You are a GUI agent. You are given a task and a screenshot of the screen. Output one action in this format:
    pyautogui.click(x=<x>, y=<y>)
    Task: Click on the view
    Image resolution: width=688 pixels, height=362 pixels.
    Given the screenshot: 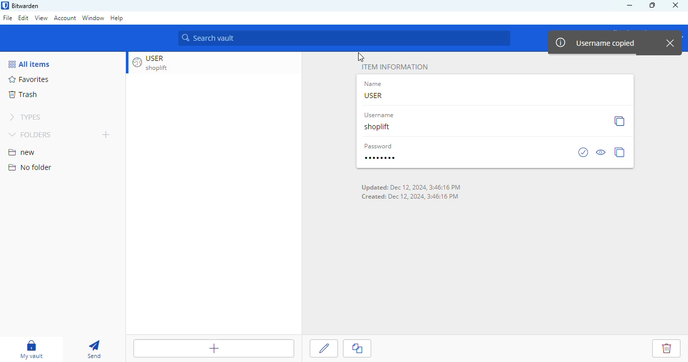 What is the action you would take?
    pyautogui.click(x=41, y=18)
    